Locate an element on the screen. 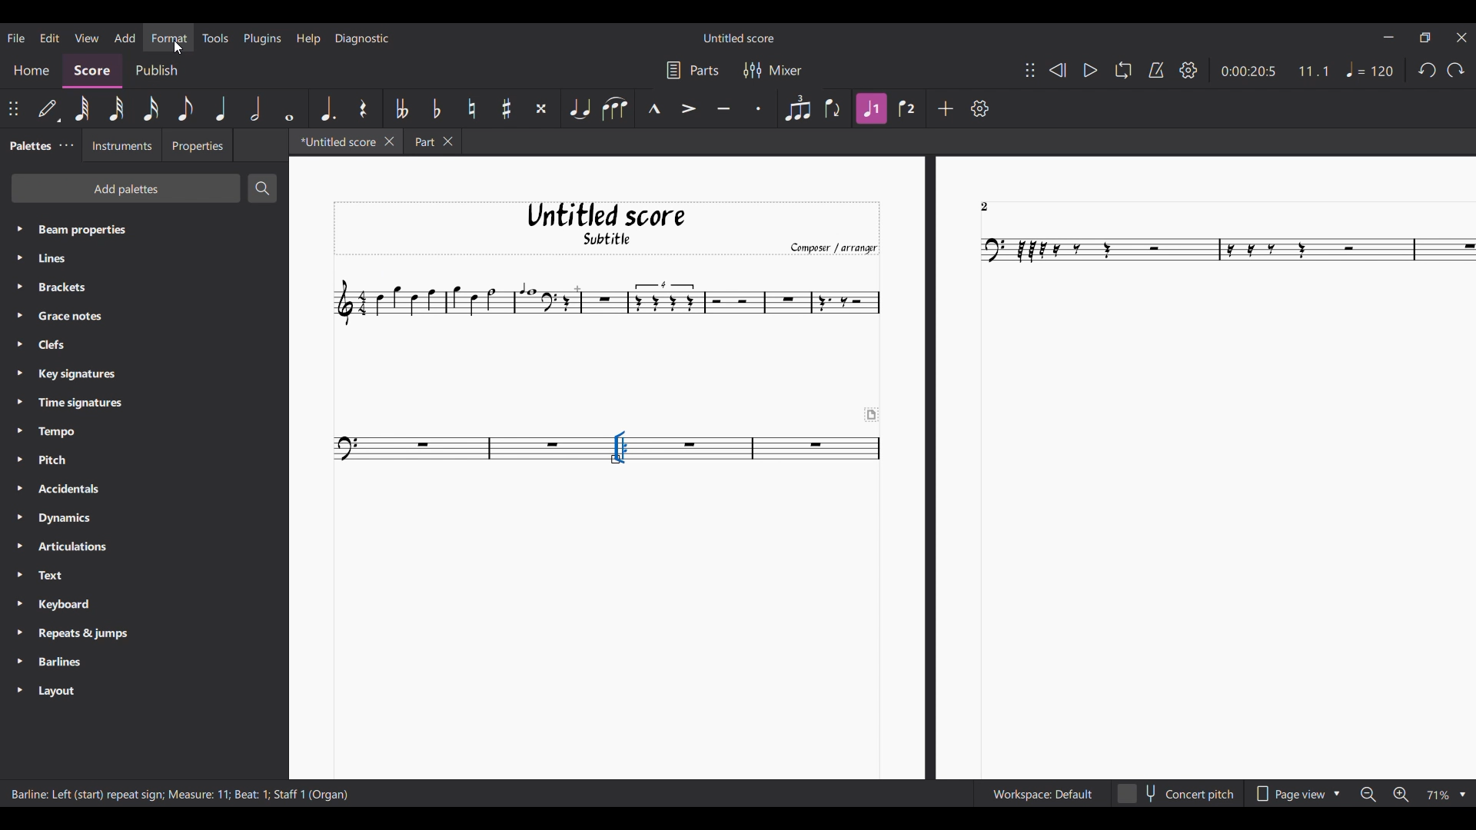  Current tab highlighted is located at coordinates (335, 141).